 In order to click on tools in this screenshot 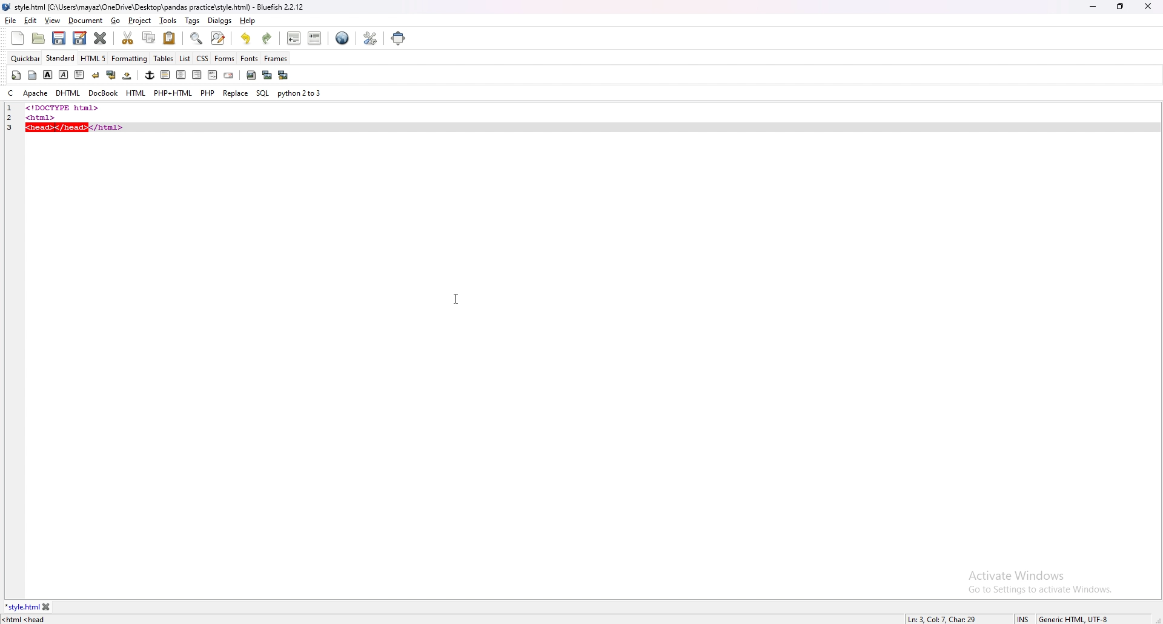, I will do `click(168, 21)`.